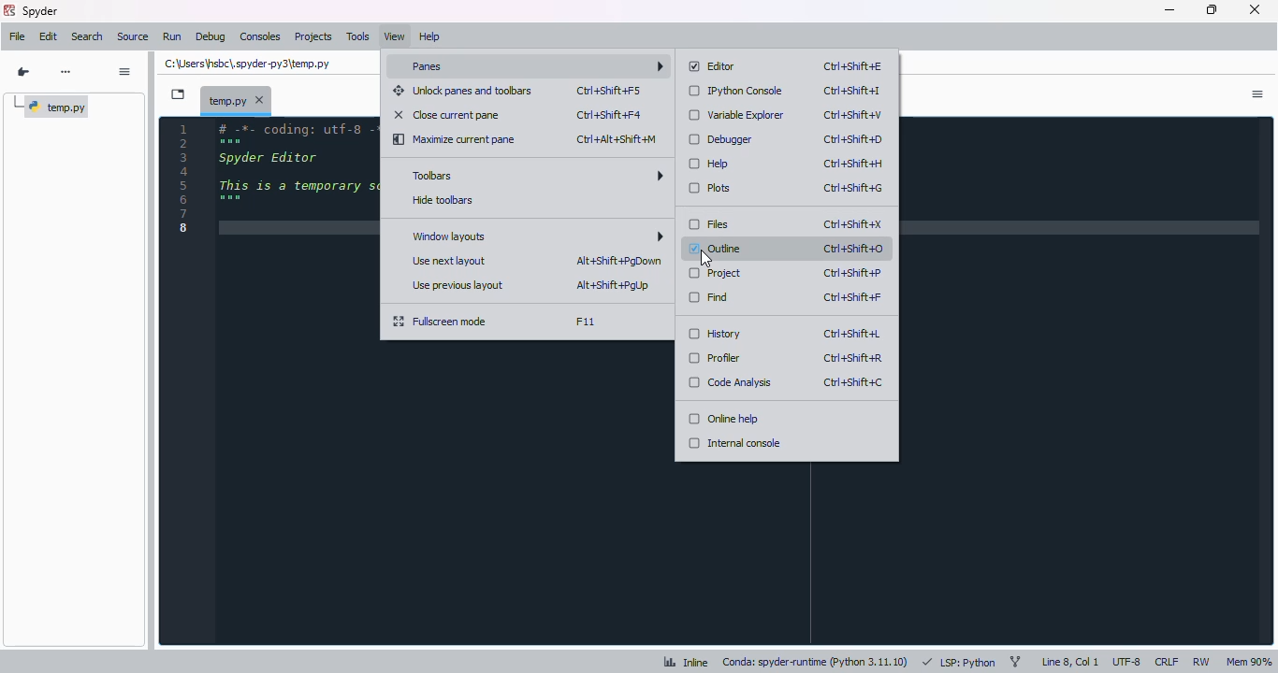  Describe the element at coordinates (720, 139) in the screenshot. I see `debugger` at that location.